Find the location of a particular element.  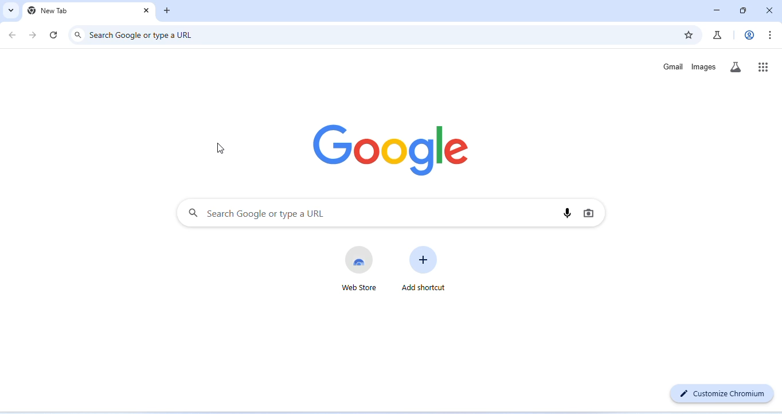

maximize is located at coordinates (742, 11).